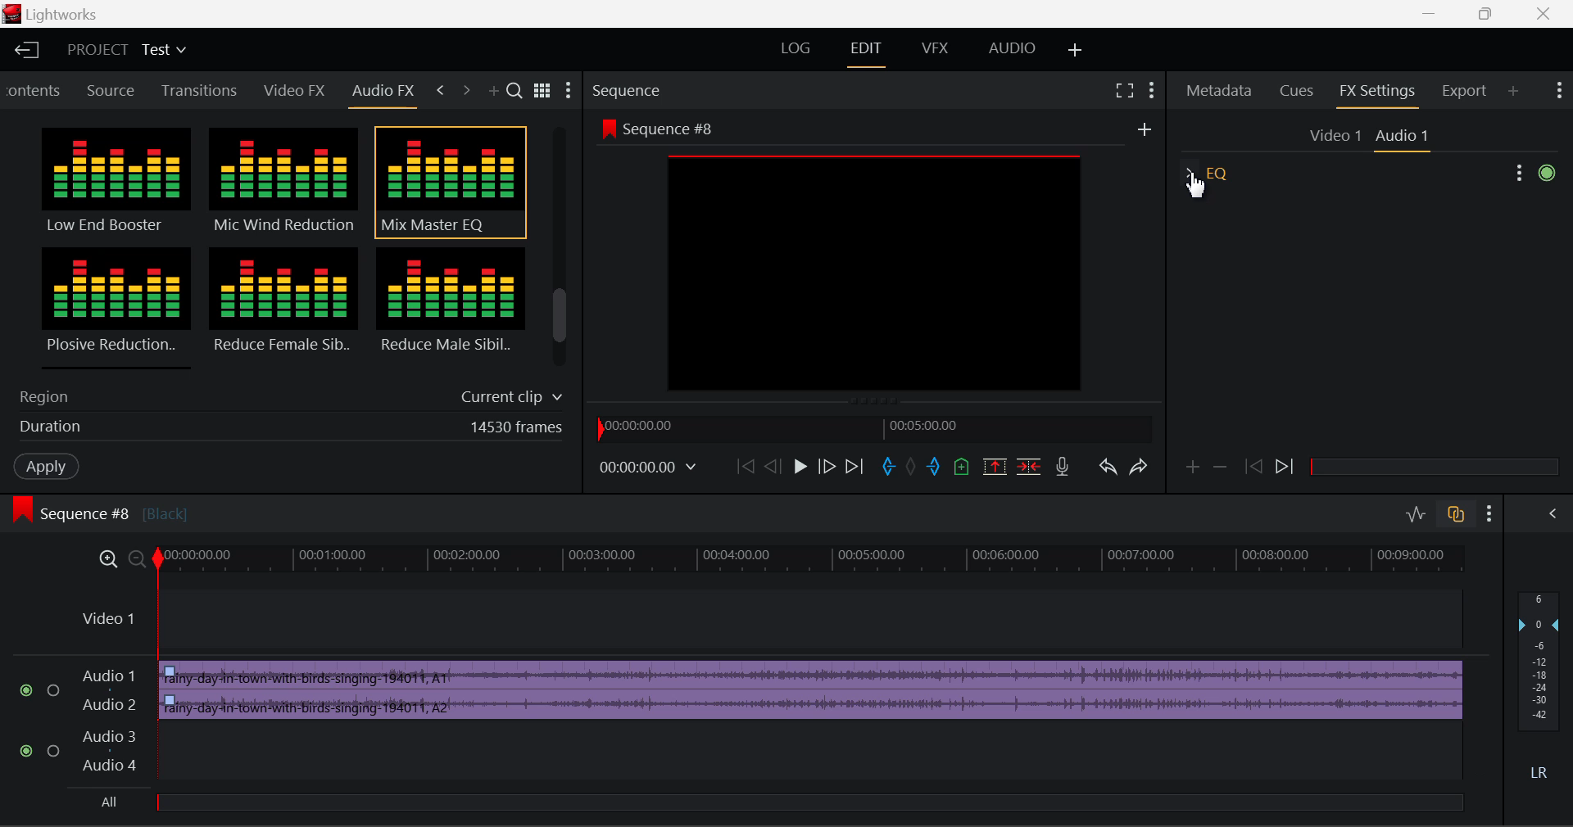  Describe the element at coordinates (545, 88) in the screenshot. I see `Toggle between title and list view` at that location.